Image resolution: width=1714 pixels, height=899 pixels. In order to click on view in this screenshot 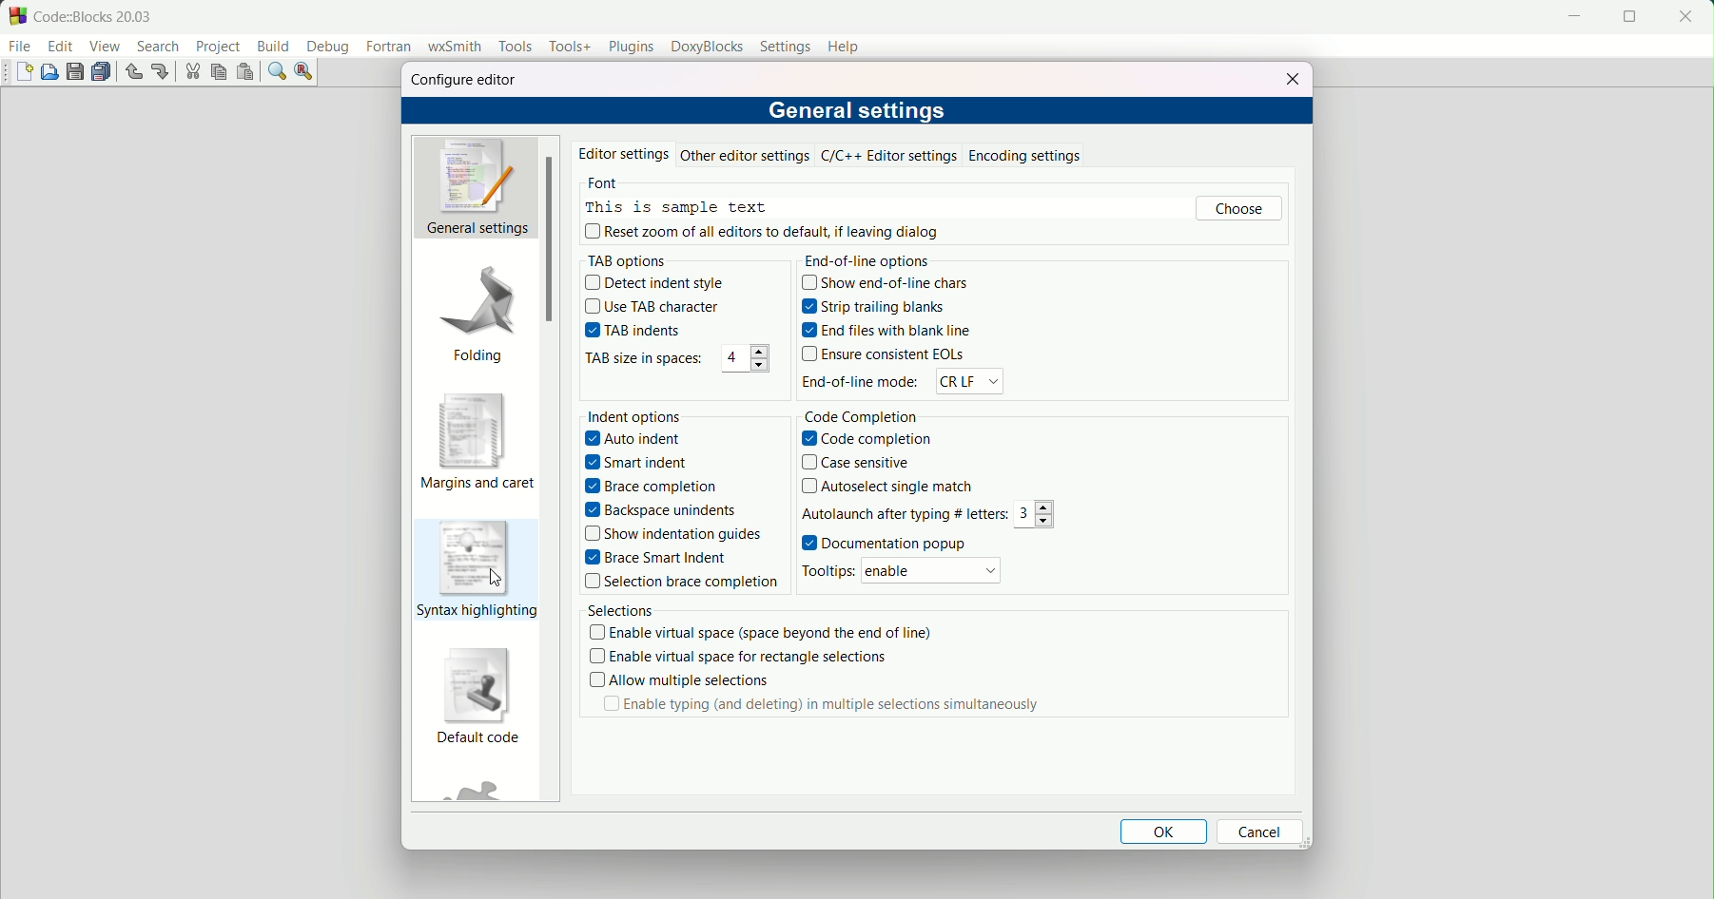, I will do `click(106, 47)`.